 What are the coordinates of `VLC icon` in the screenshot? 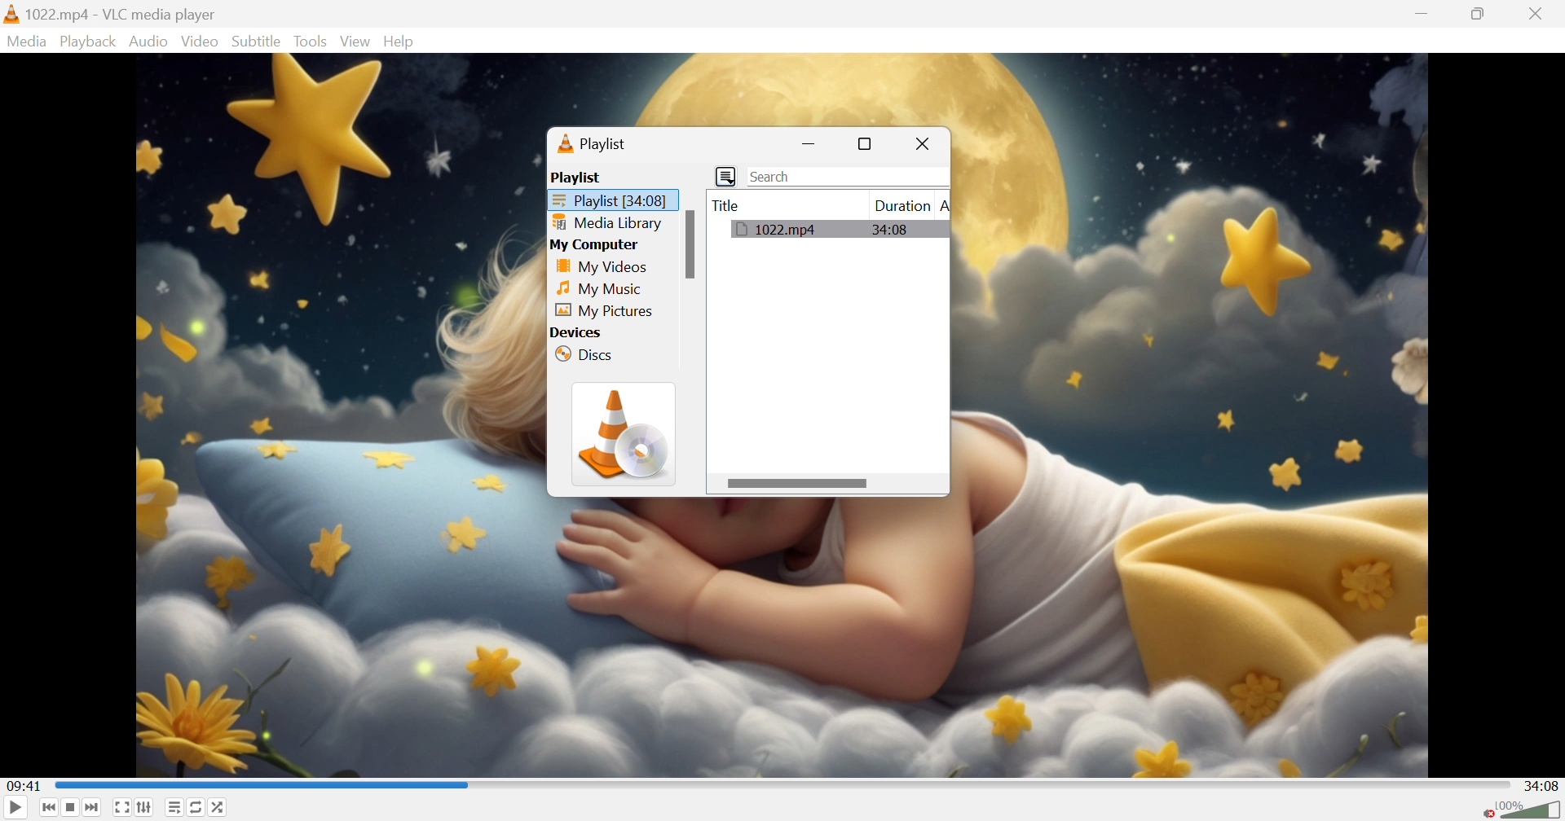 It's located at (622, 432).